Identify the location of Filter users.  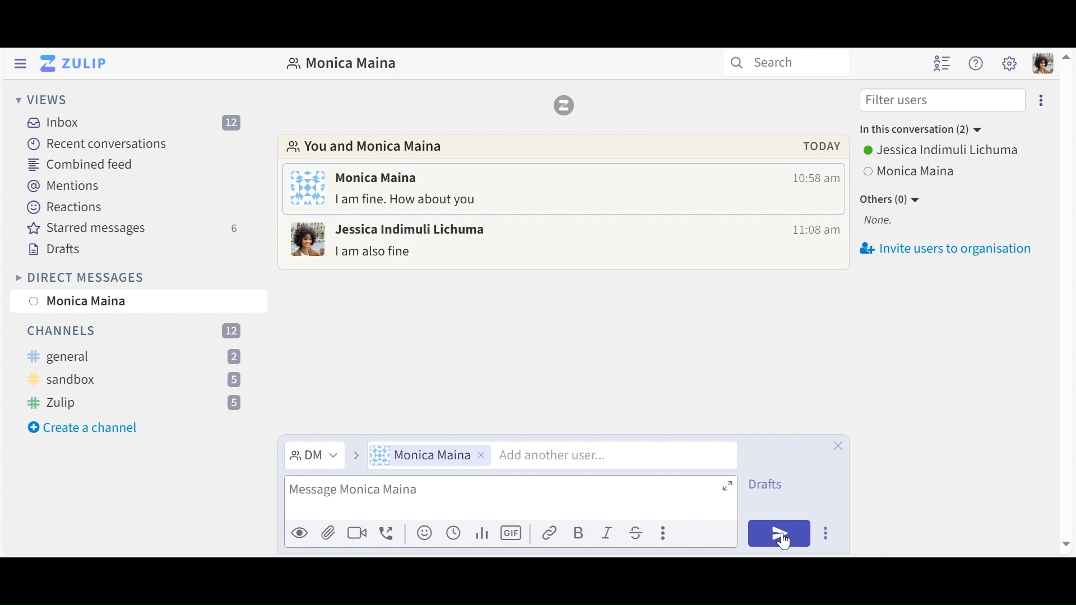
(943, 101).